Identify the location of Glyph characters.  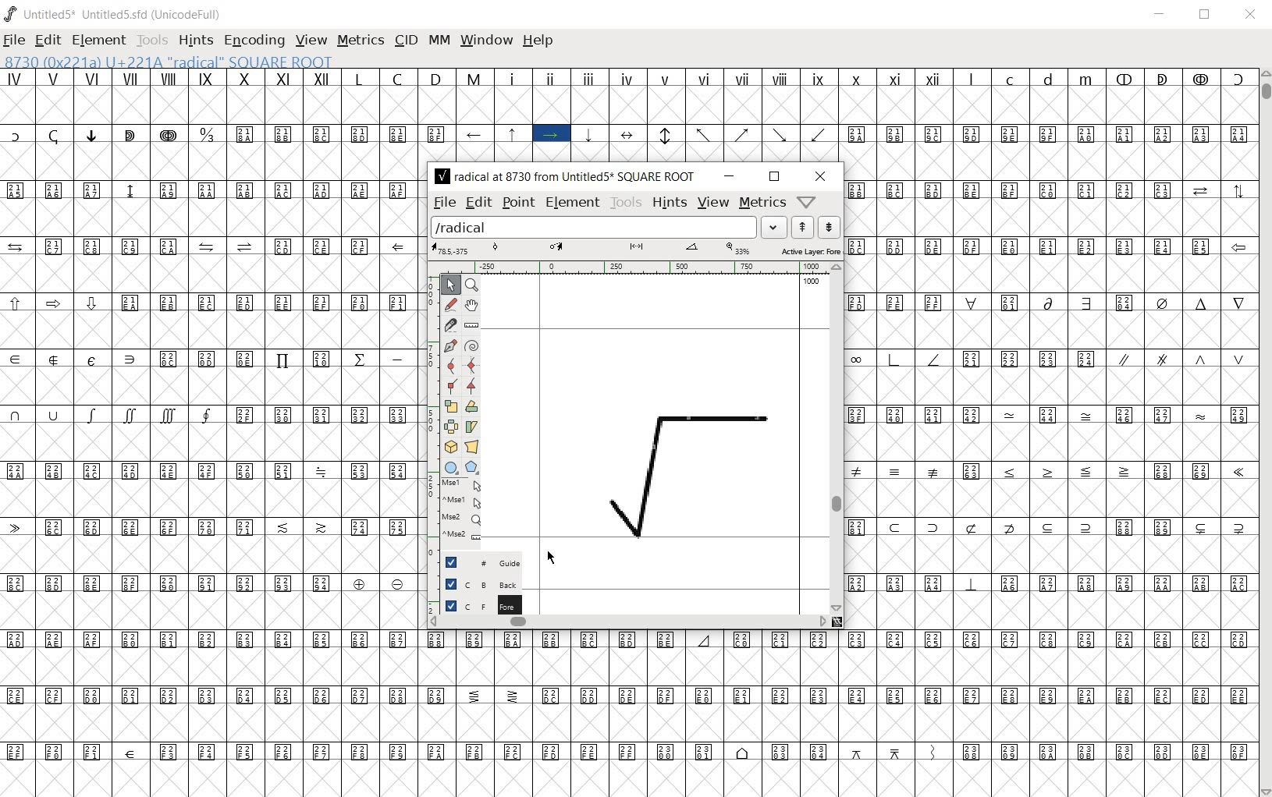
(1050, 404).